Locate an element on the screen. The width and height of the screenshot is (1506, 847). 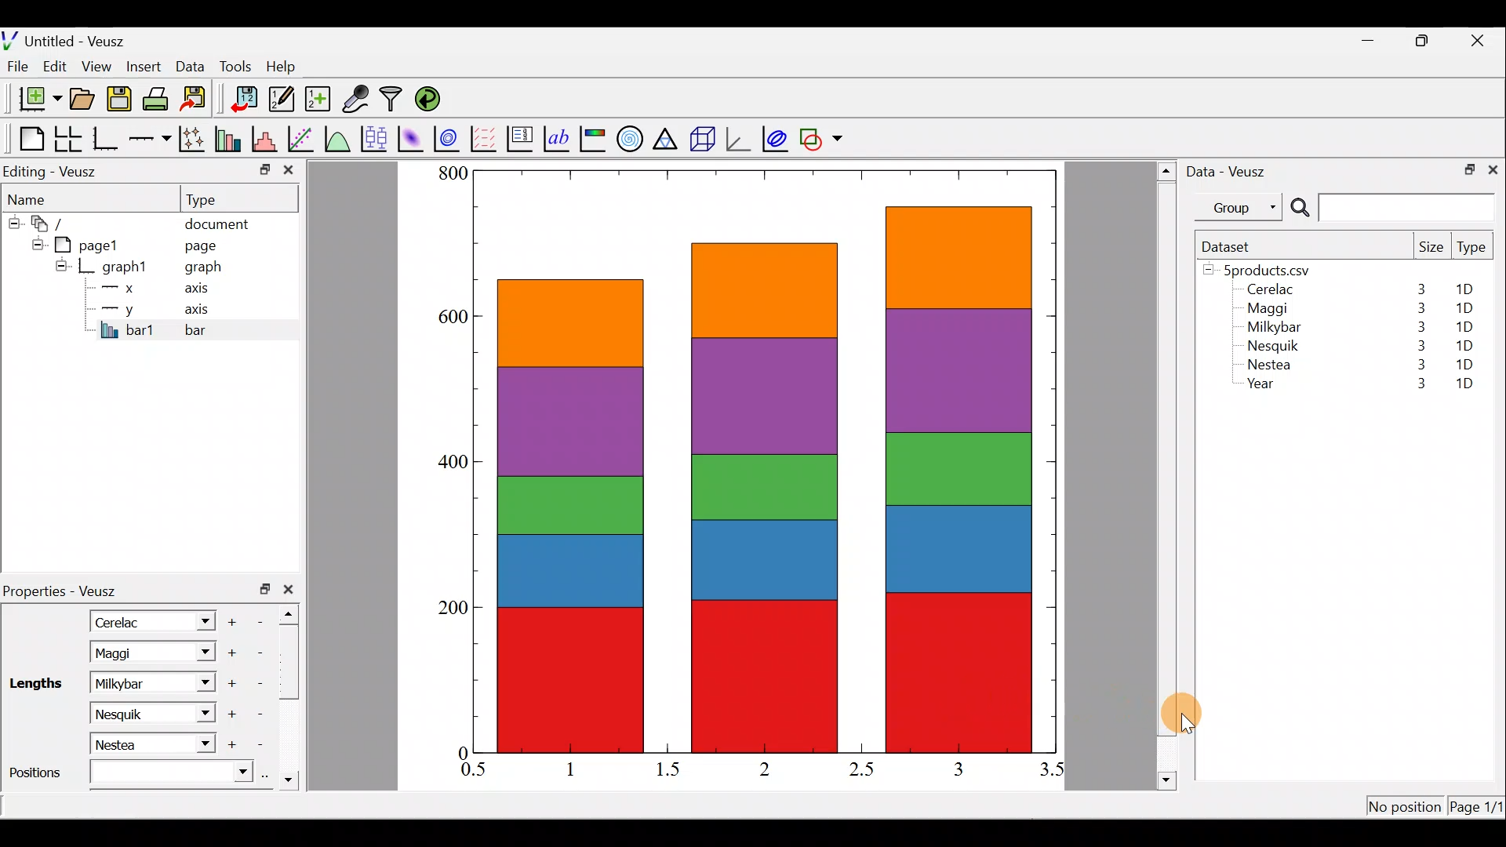
Add another item is located at coordinates (235, 620).